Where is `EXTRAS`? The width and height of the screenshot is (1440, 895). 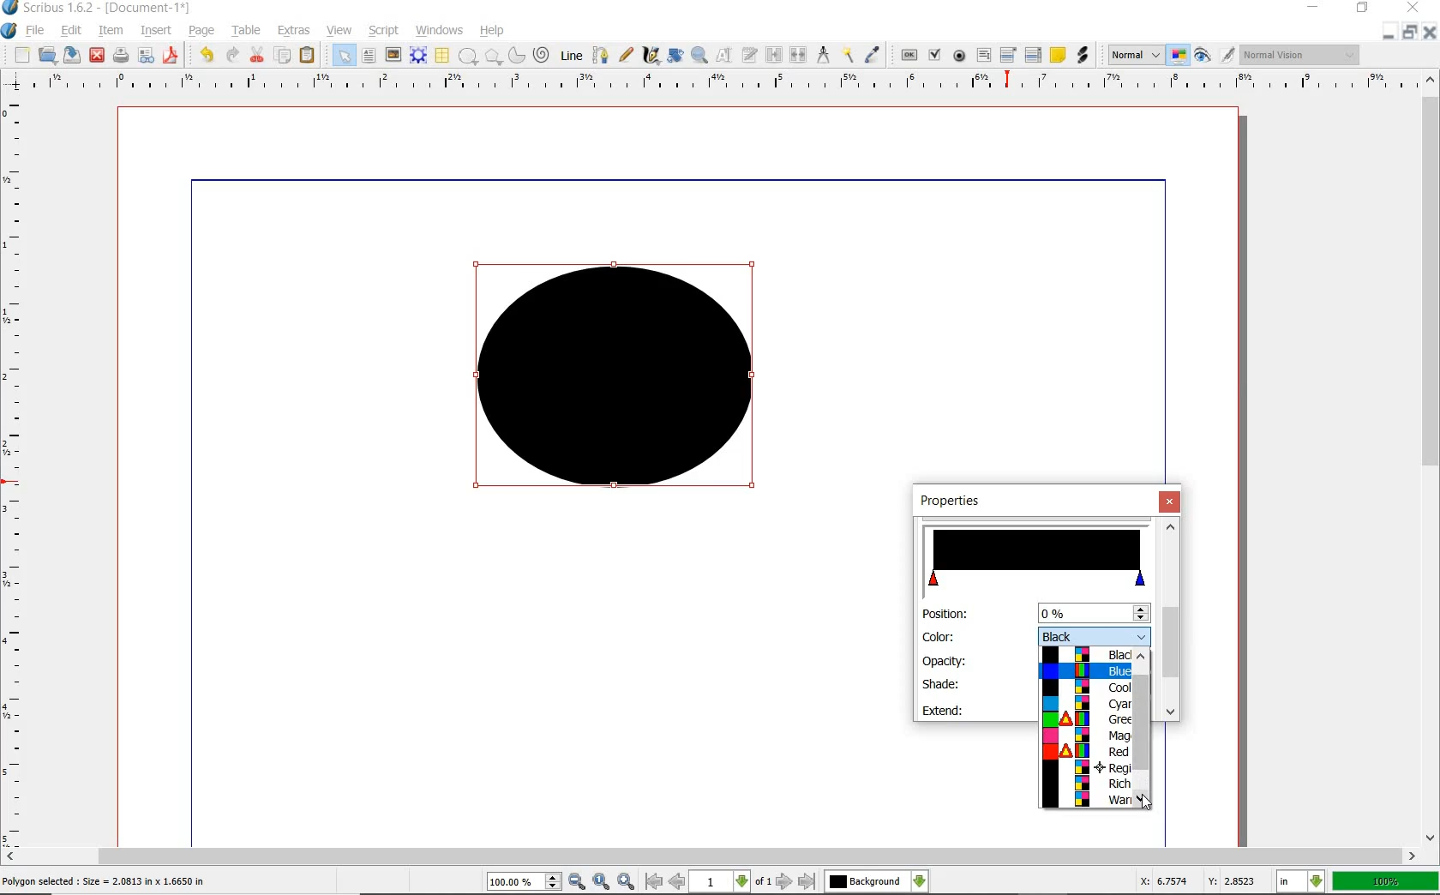
EXTRAS is located at coordinates (294, 31).